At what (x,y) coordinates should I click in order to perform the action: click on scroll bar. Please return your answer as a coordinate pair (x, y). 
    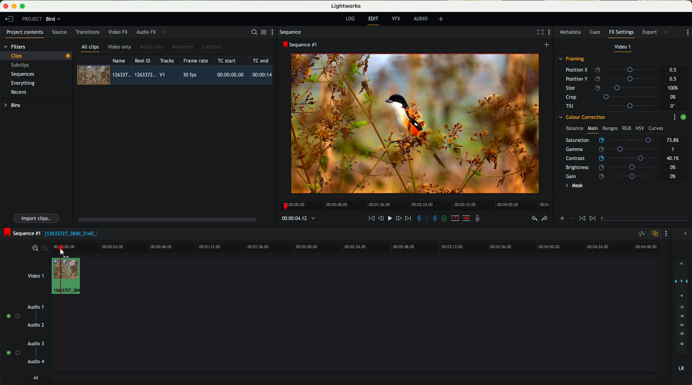
    Looking at the image, I should click on (167, 219).